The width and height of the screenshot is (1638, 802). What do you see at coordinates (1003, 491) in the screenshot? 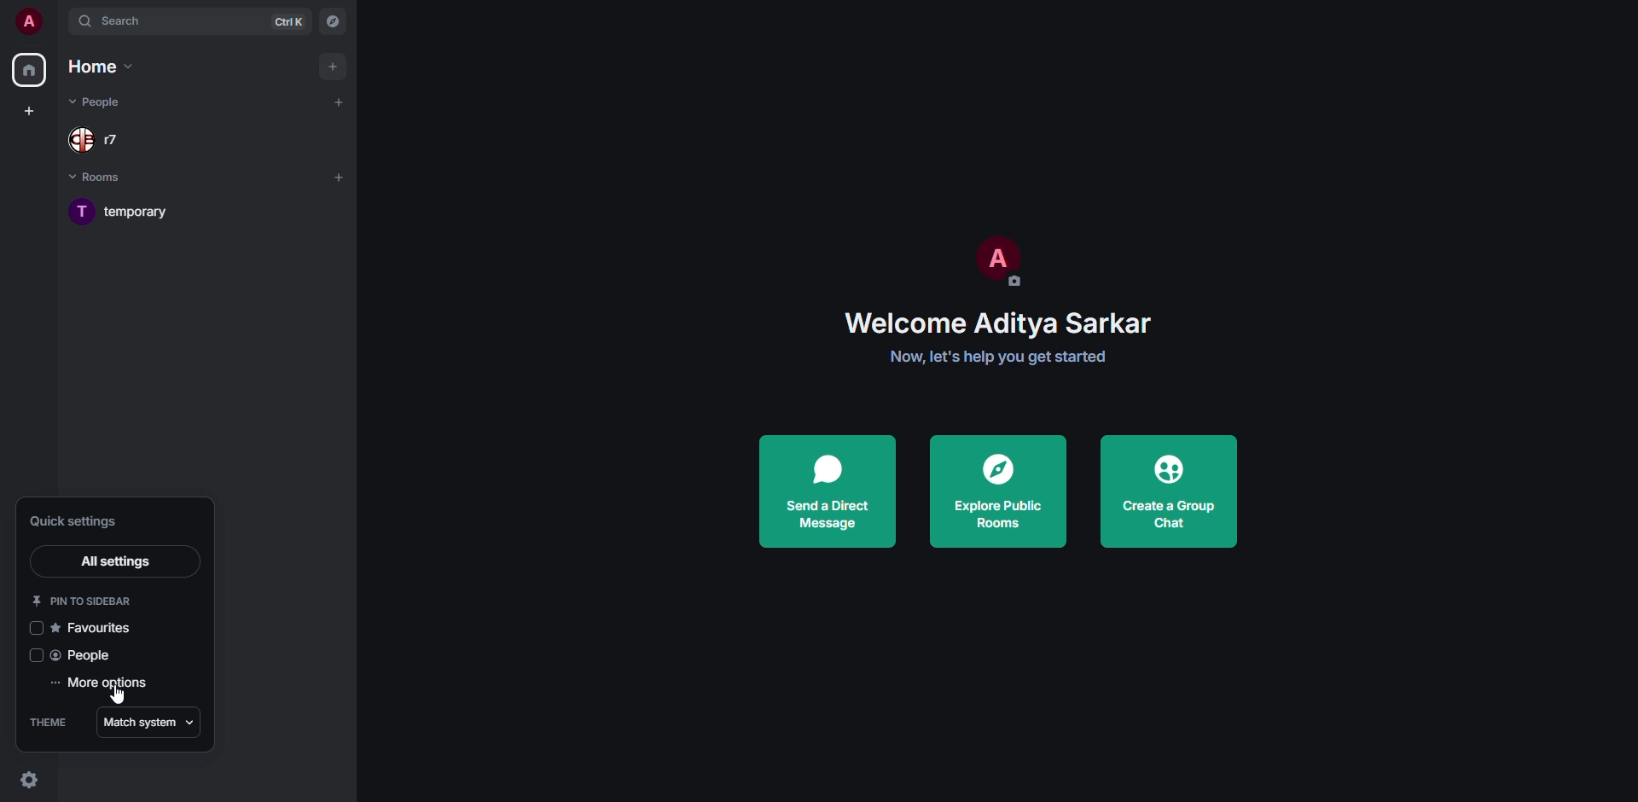
I see `explore public rooms` at bounding box center [1003, 491].